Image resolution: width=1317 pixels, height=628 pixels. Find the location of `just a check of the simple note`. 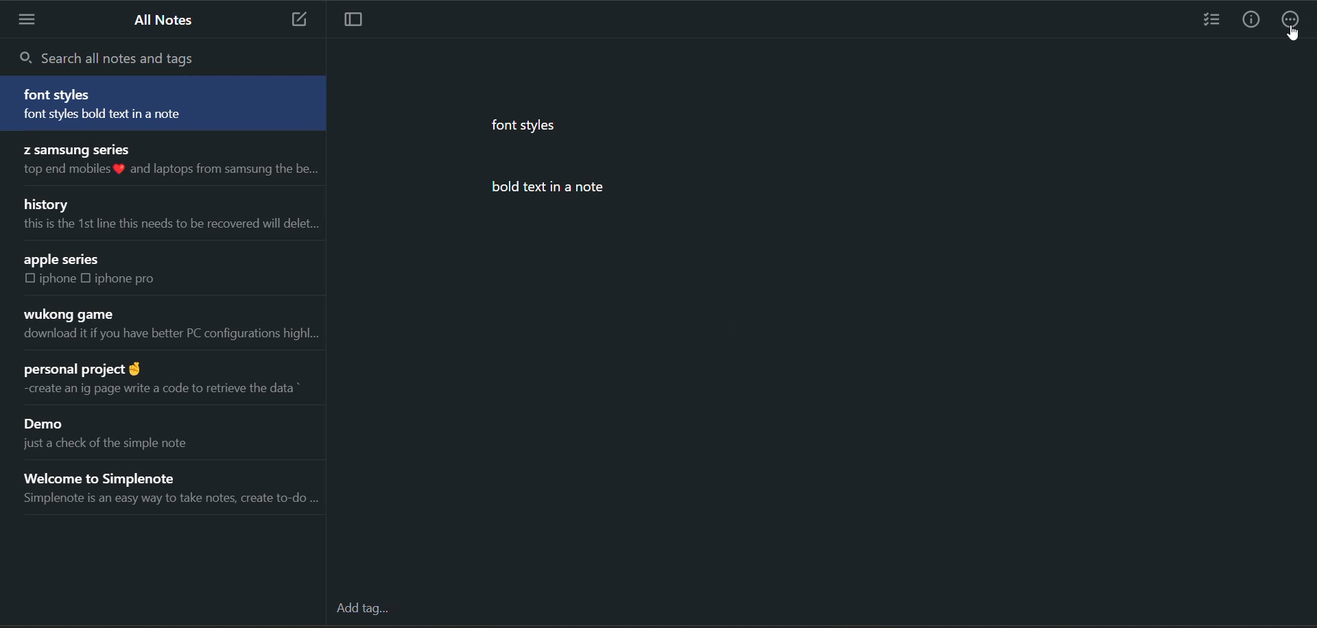

just a check of the simple note is located at coordinates (119, 447).